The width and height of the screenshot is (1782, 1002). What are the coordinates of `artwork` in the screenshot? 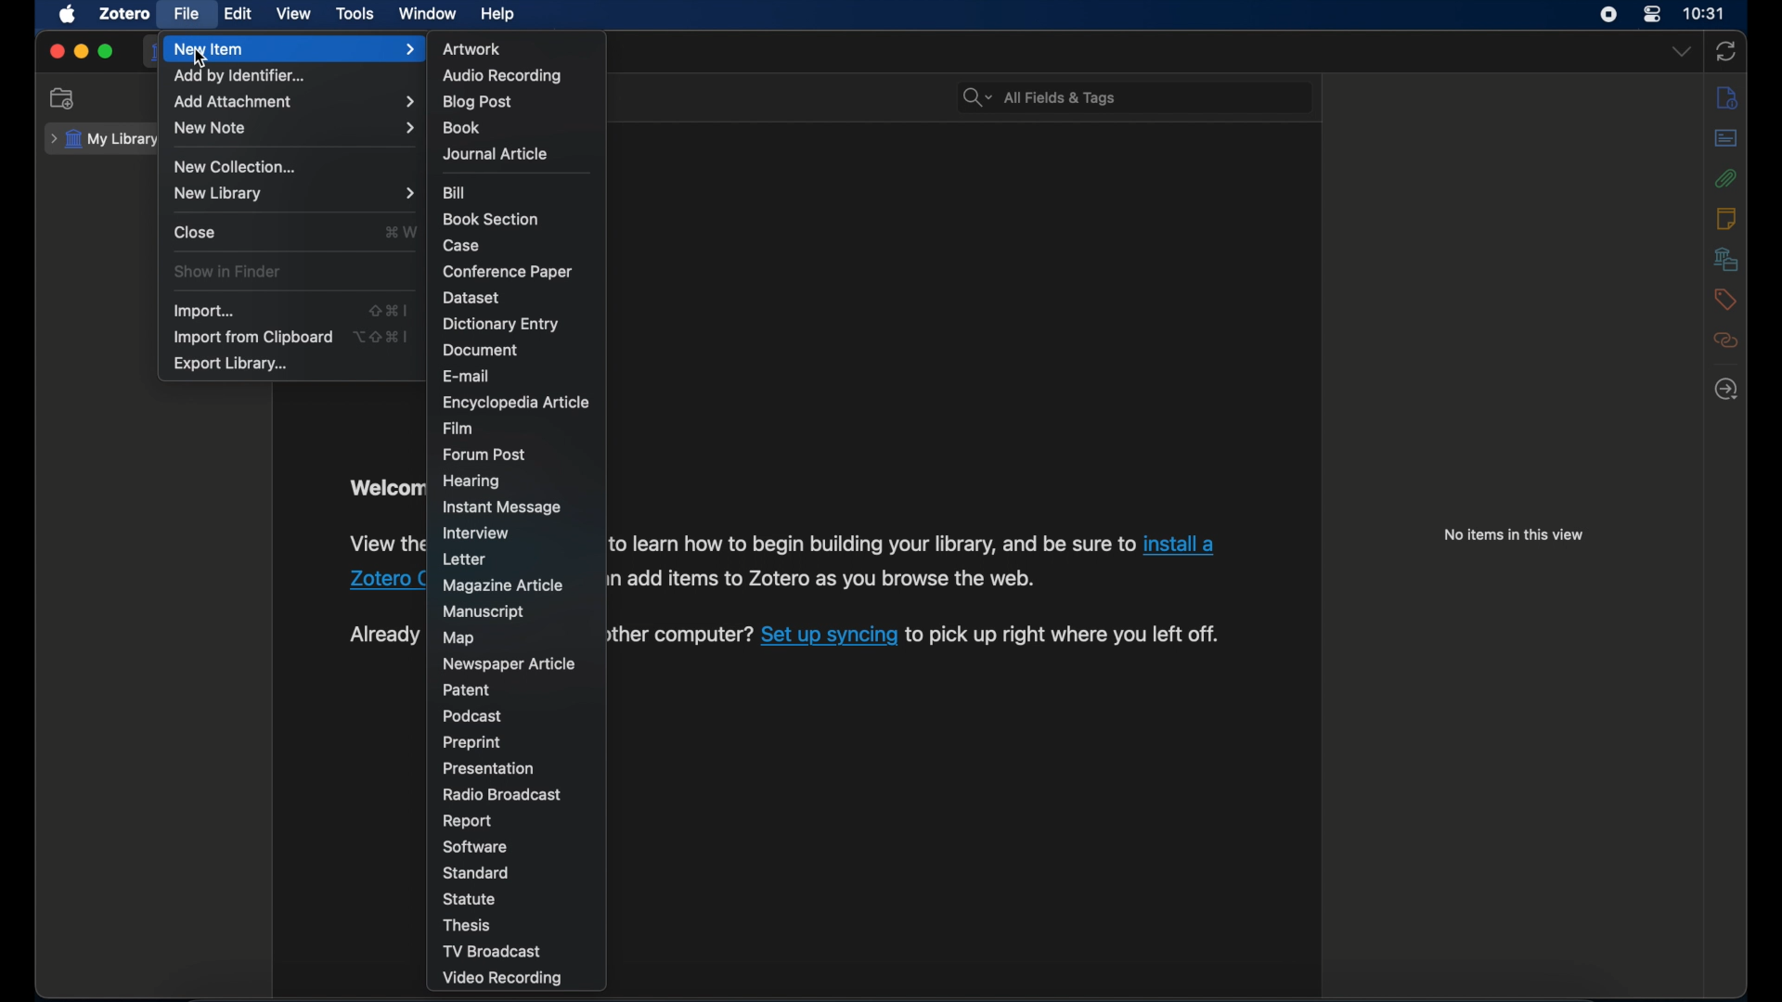 It's located at (472, 49).